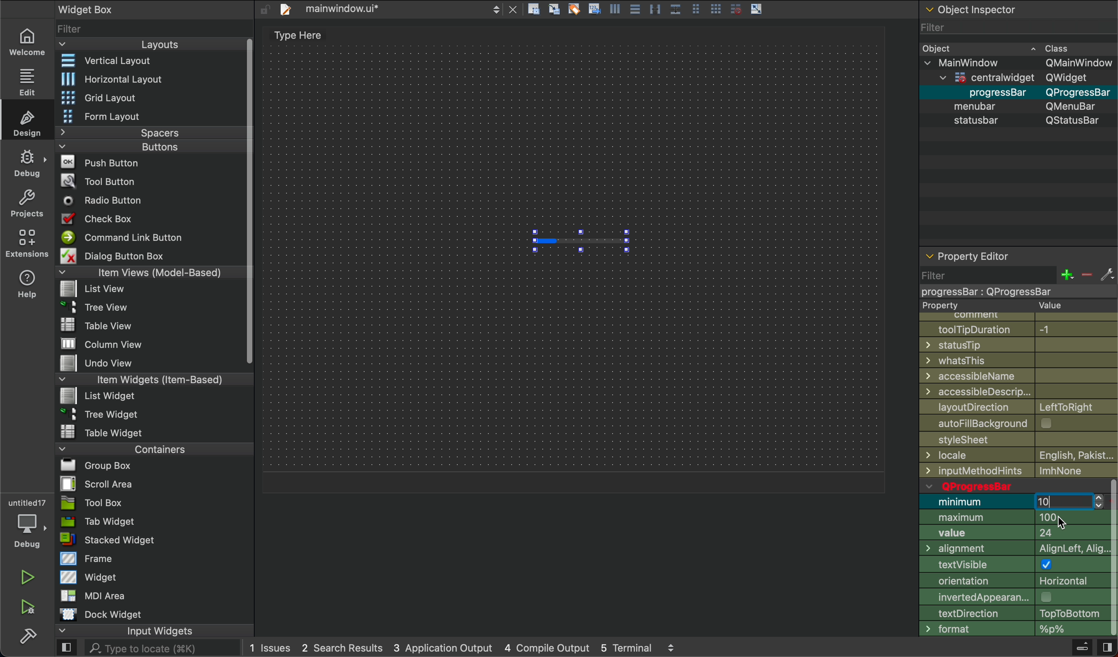 The height and width of the screenshot is (657, 1118). I want to click on Form Layout, so click(112, 117).